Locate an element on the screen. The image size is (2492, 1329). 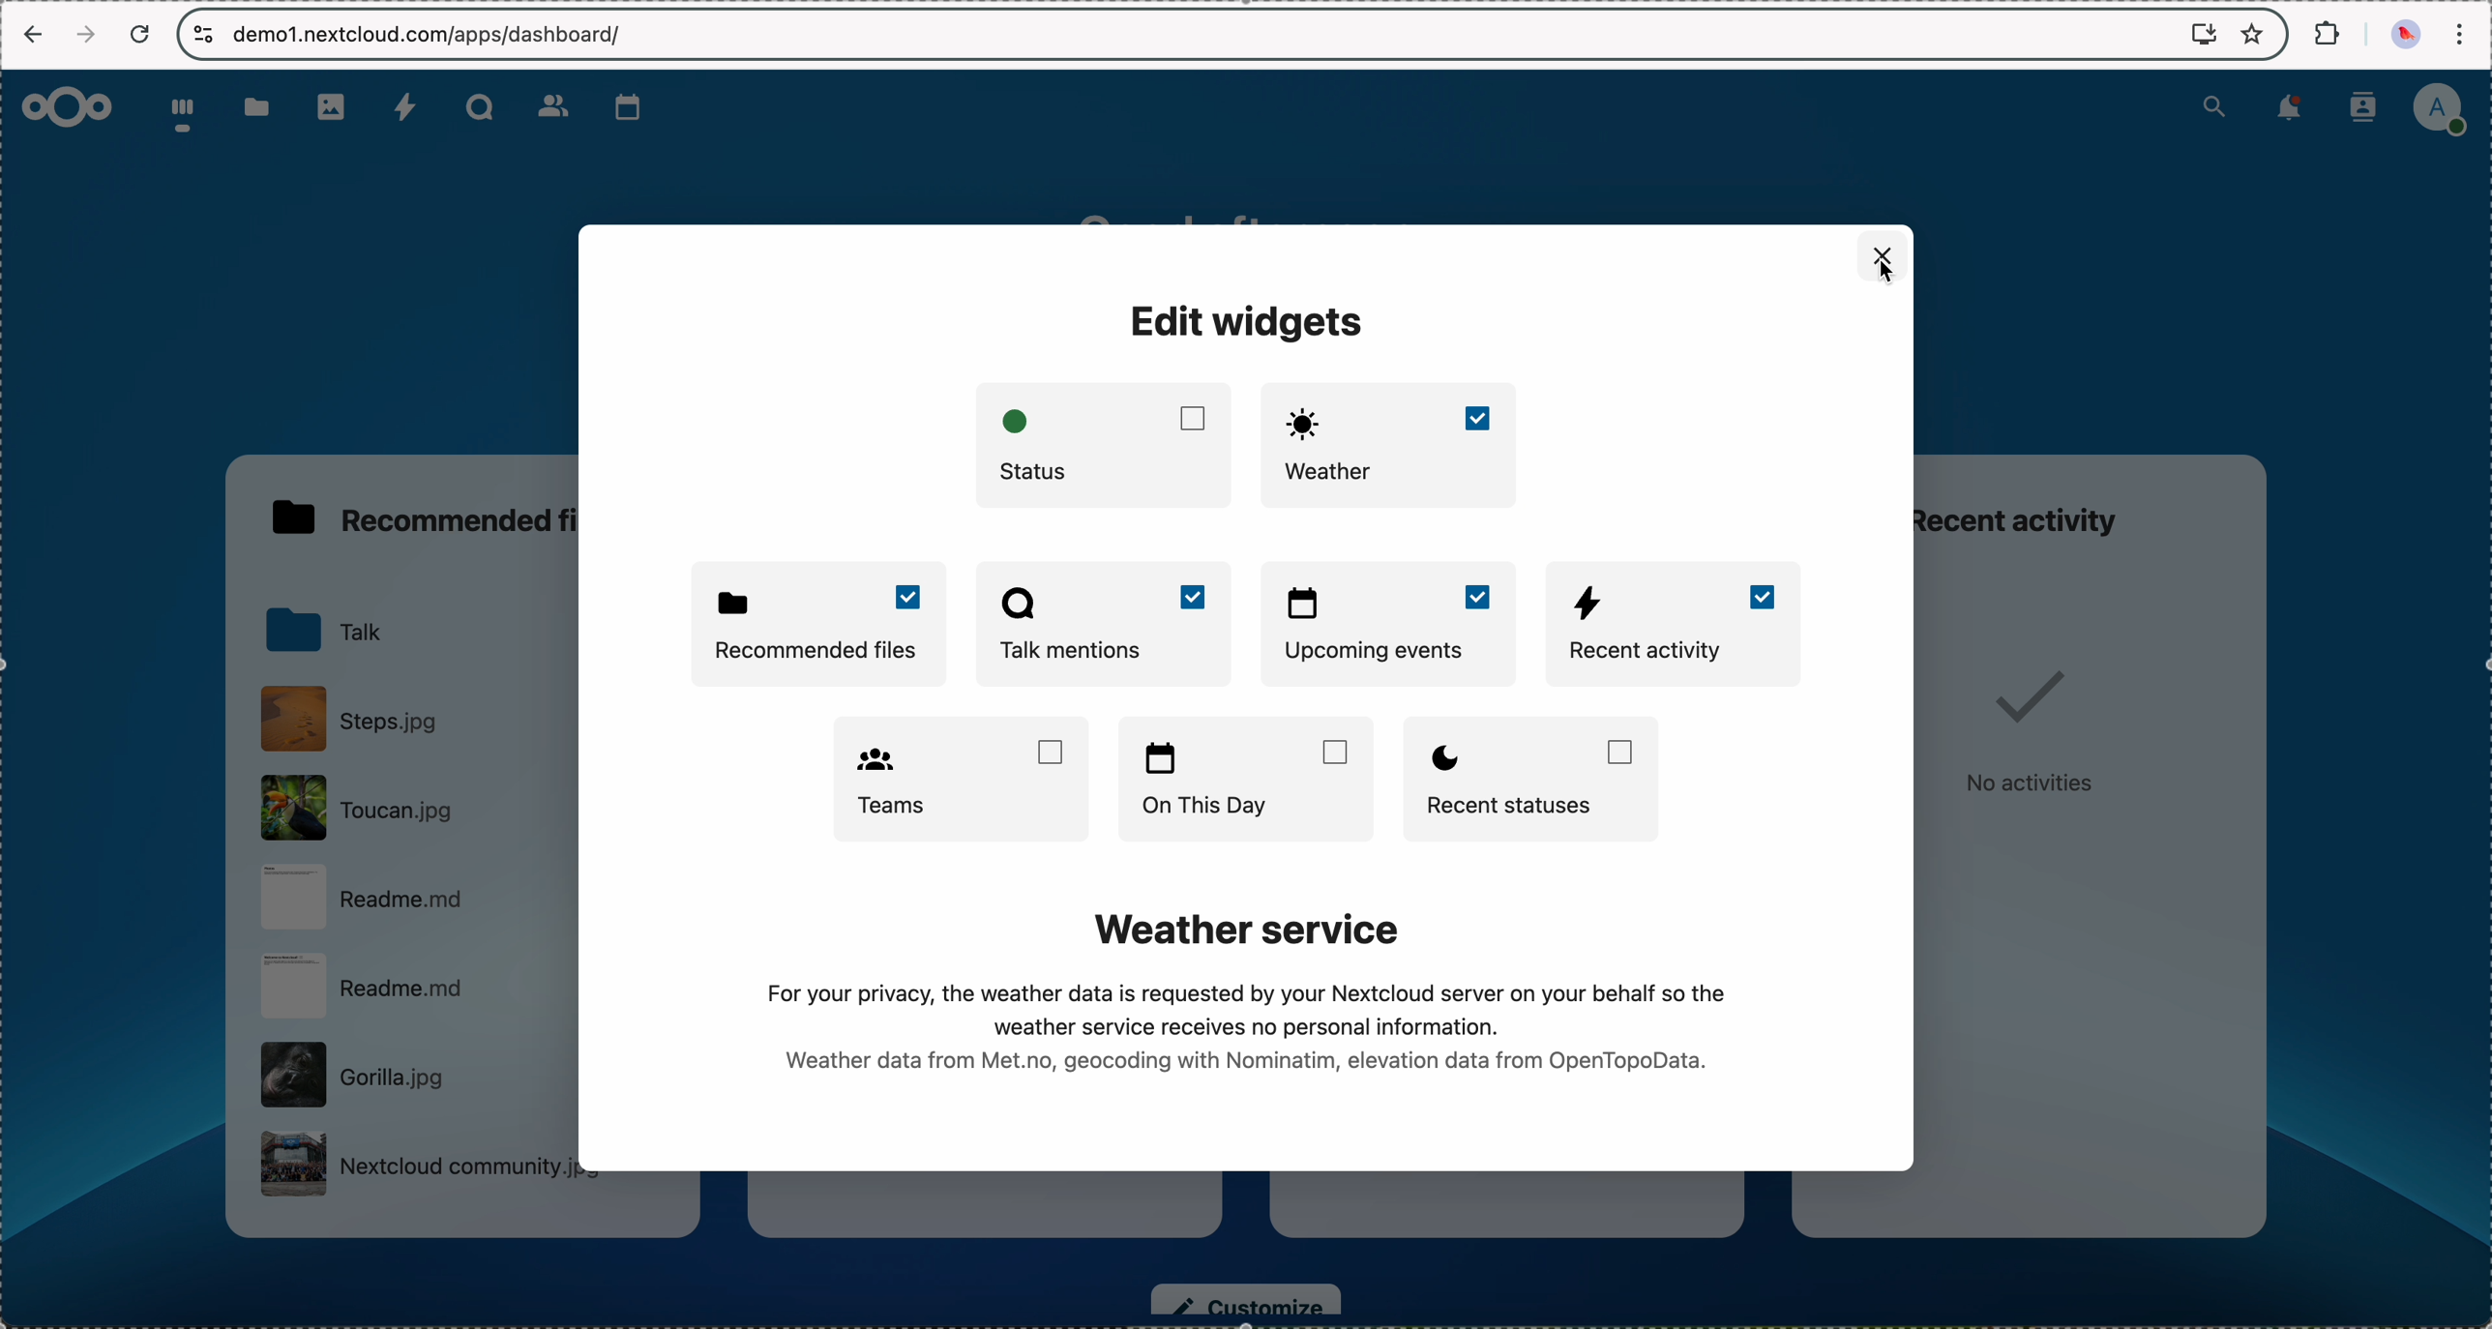
navigate back is located at coordinates (31, 37).